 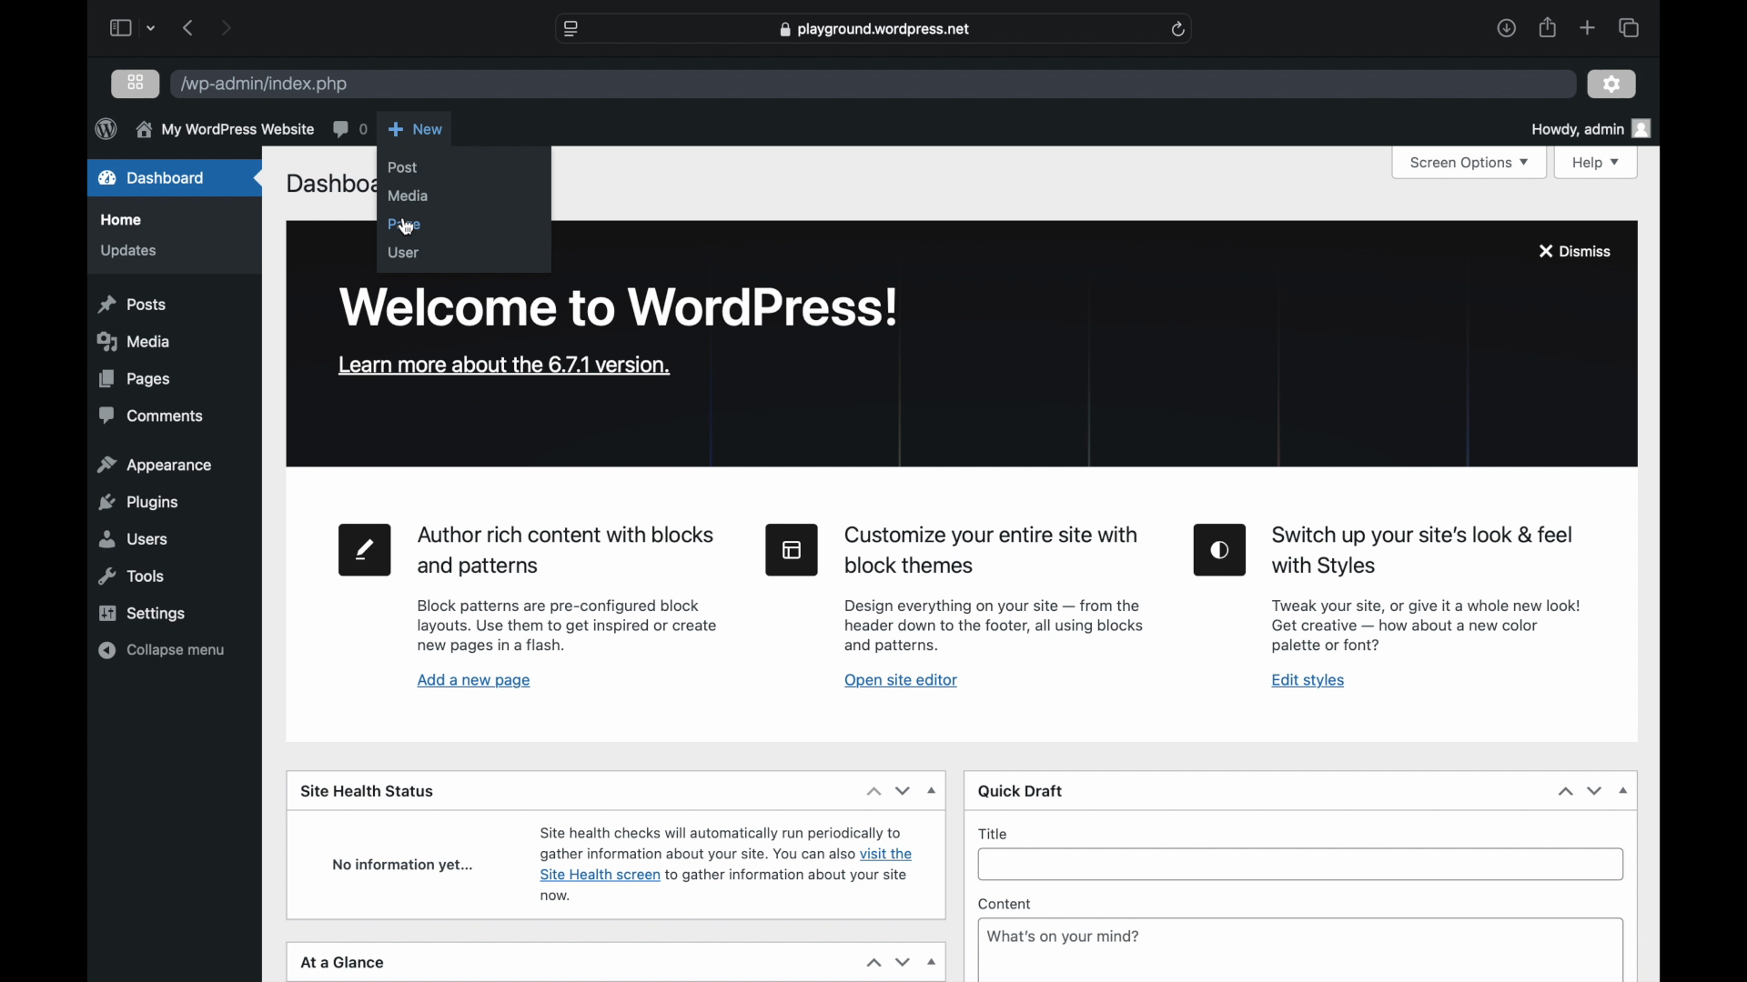 What do you see at coordinates (1576, 252) in the screenshot?
I see `dismiss` at bounding box center [1576, 252].